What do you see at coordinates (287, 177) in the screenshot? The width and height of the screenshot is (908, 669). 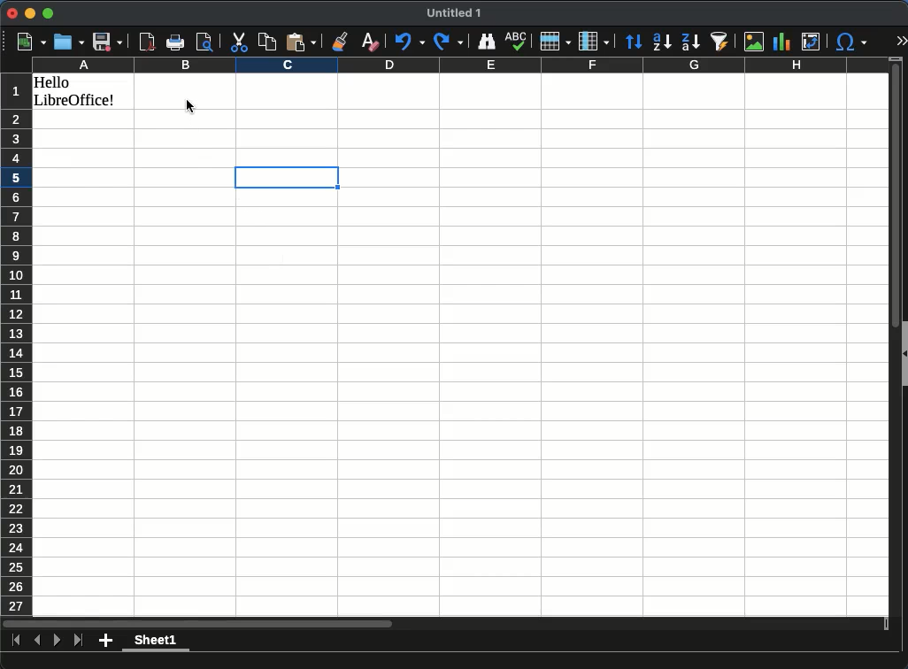 I see `active cell` at bounding box center [287, 177].